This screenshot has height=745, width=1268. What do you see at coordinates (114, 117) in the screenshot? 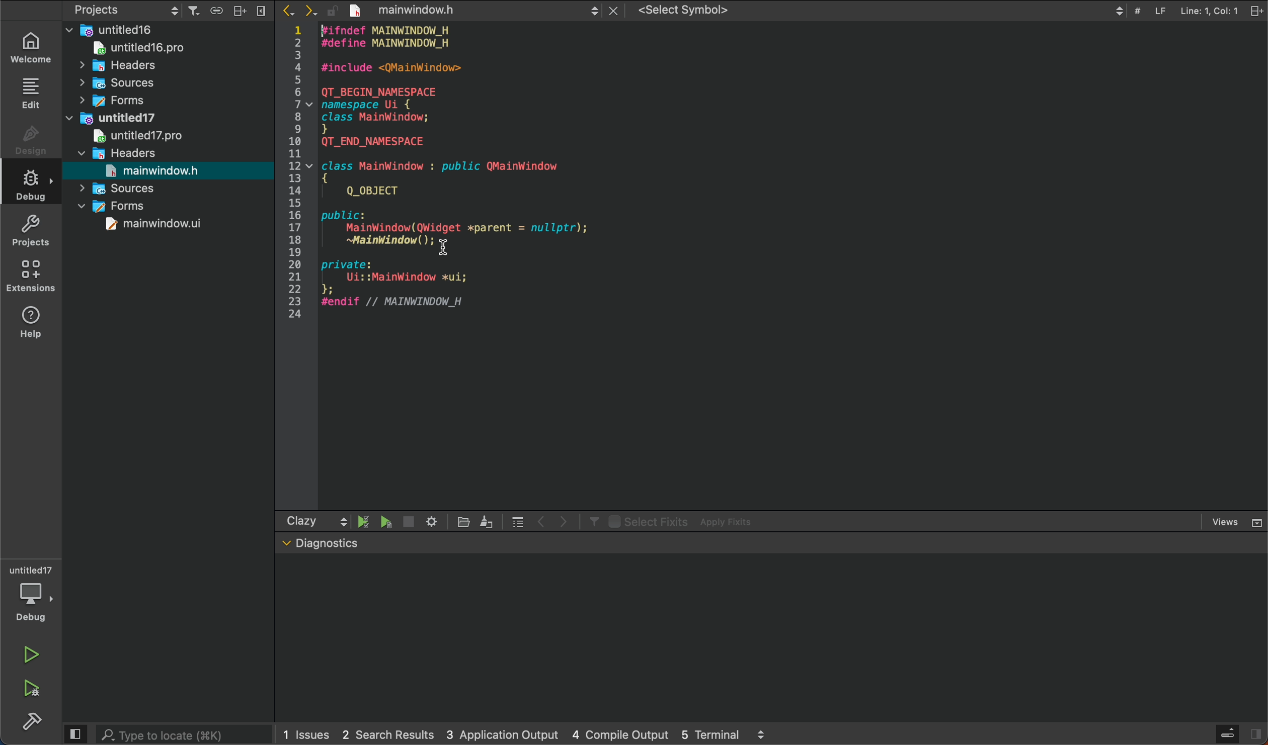
I see `untitled17` at bounding box center [114, 117].